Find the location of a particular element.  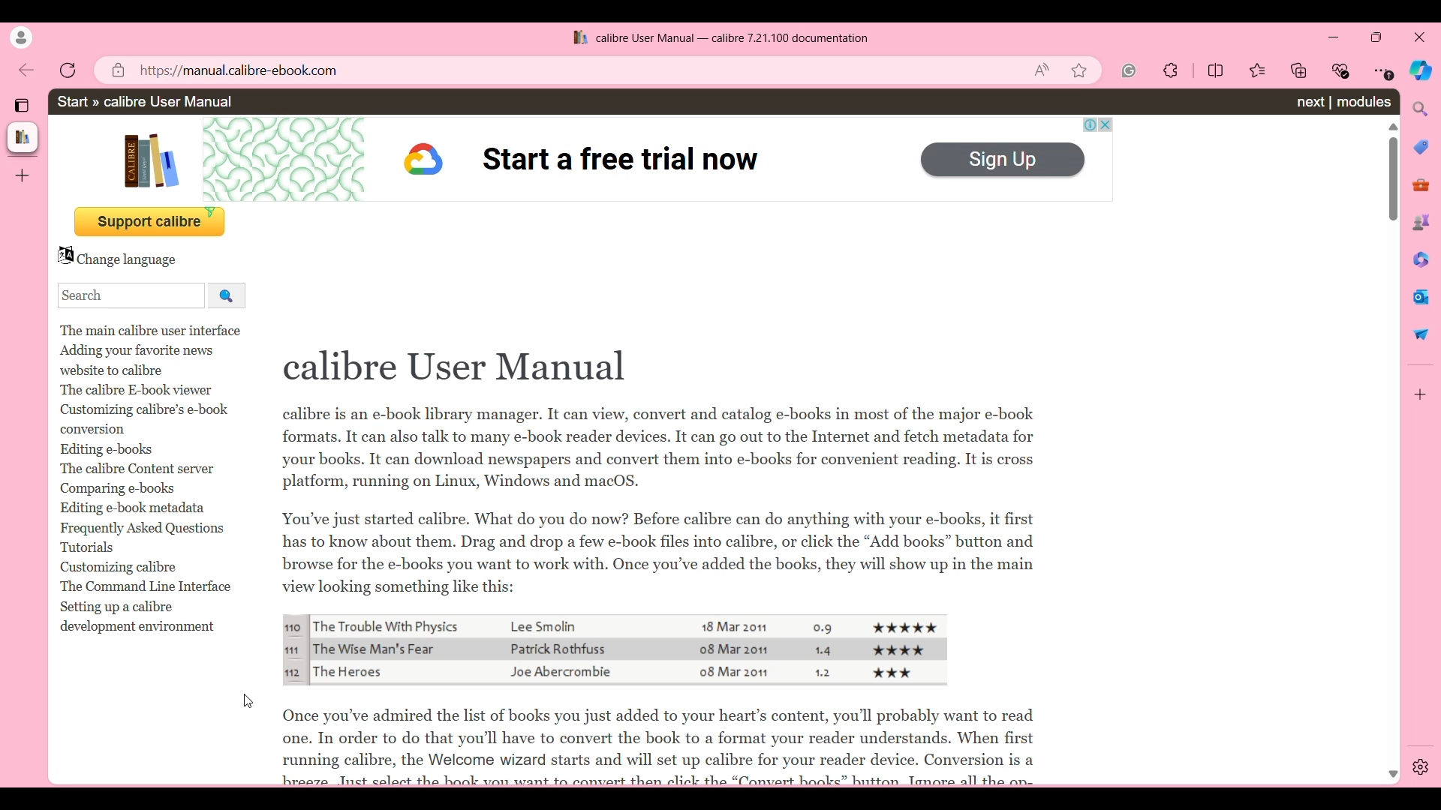

Change page language  is located at coordinates (117, 256).